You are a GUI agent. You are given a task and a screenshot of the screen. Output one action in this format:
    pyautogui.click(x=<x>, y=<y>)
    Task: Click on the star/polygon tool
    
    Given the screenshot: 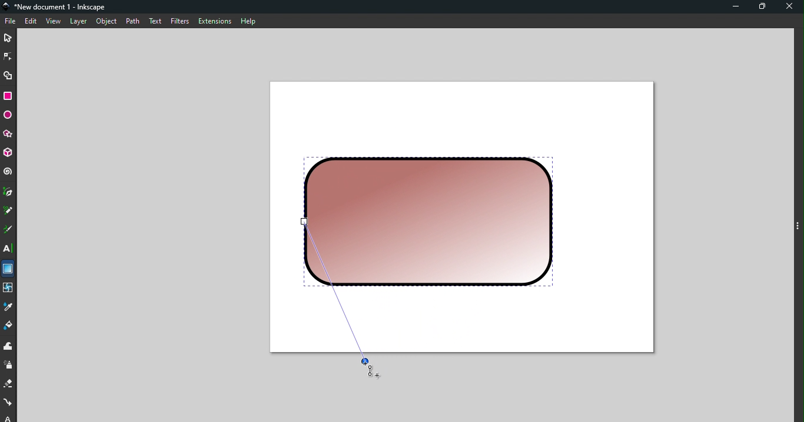 What is the action you would take?
    pyautogui.click(x=8, y=133)
    